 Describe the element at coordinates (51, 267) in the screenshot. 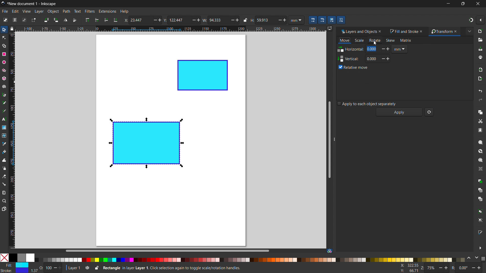

I see `O: 100` at that location.